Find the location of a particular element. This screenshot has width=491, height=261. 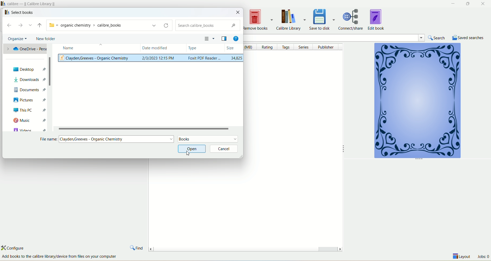

publisher is located at coordinates (327, 47).